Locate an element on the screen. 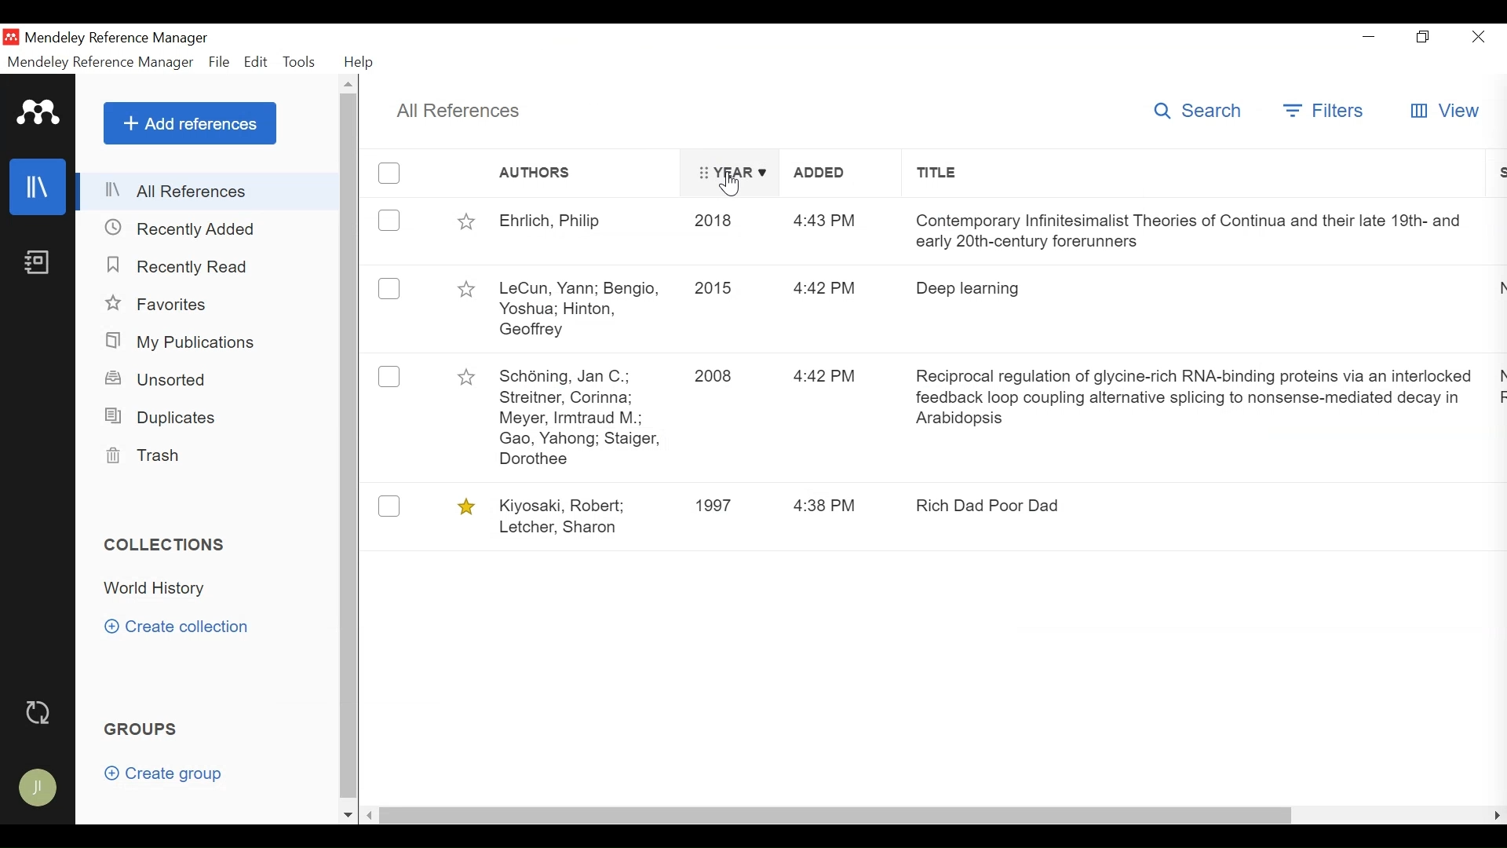  Scroll left is located at coordinates (374, 814).